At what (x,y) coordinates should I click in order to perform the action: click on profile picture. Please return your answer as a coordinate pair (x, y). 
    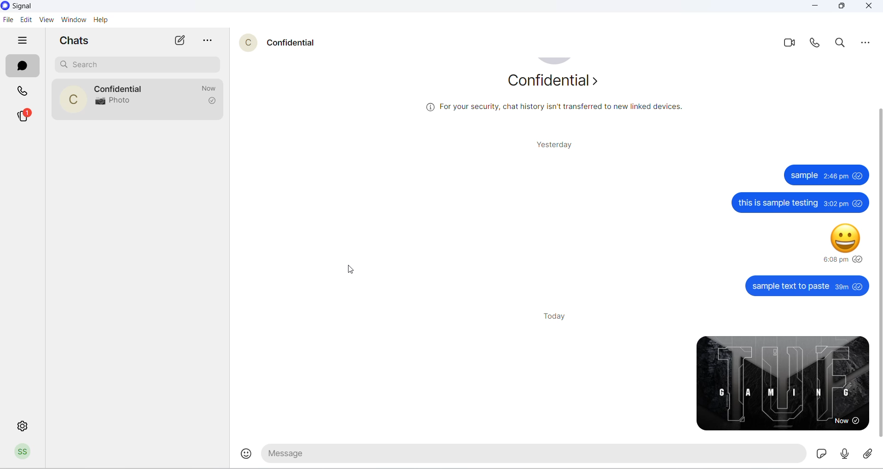
    Looking at the image, I should click on (69, 100).